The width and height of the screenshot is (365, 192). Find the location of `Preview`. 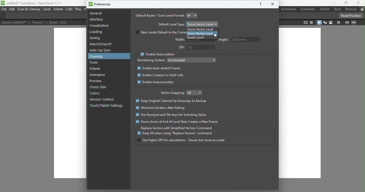

Preview is located at coordinates (96, 81).